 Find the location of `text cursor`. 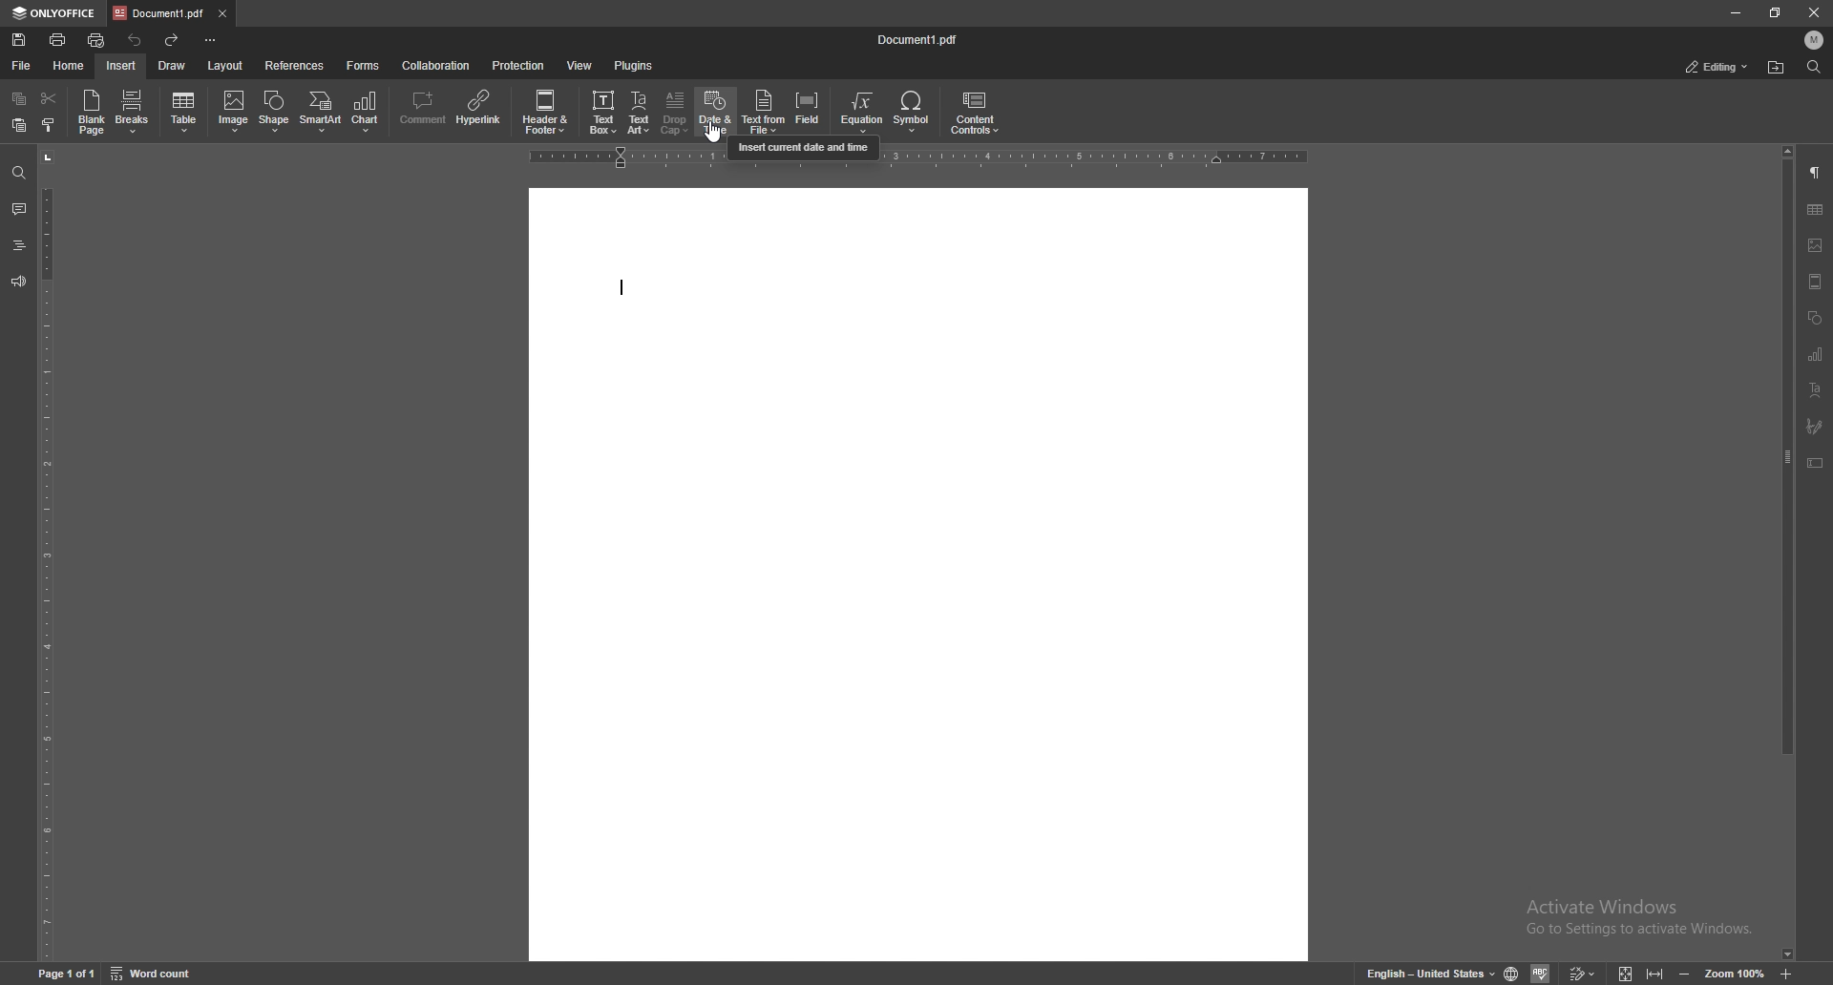

text cursor is located at coordinates (630, 290).